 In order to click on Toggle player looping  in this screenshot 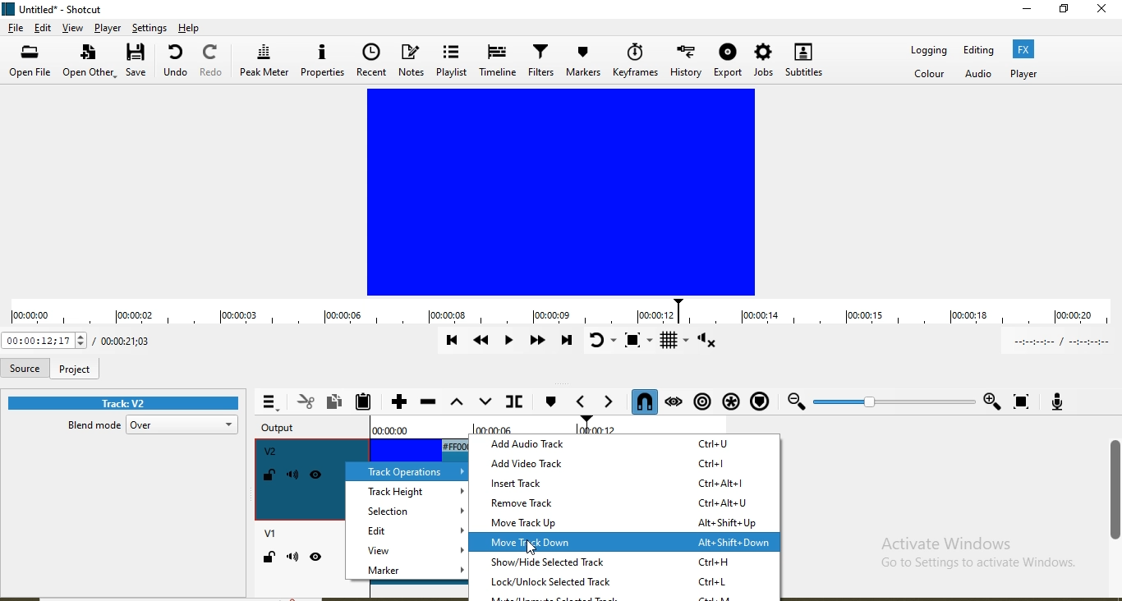, I will do `click(602, 342)`.